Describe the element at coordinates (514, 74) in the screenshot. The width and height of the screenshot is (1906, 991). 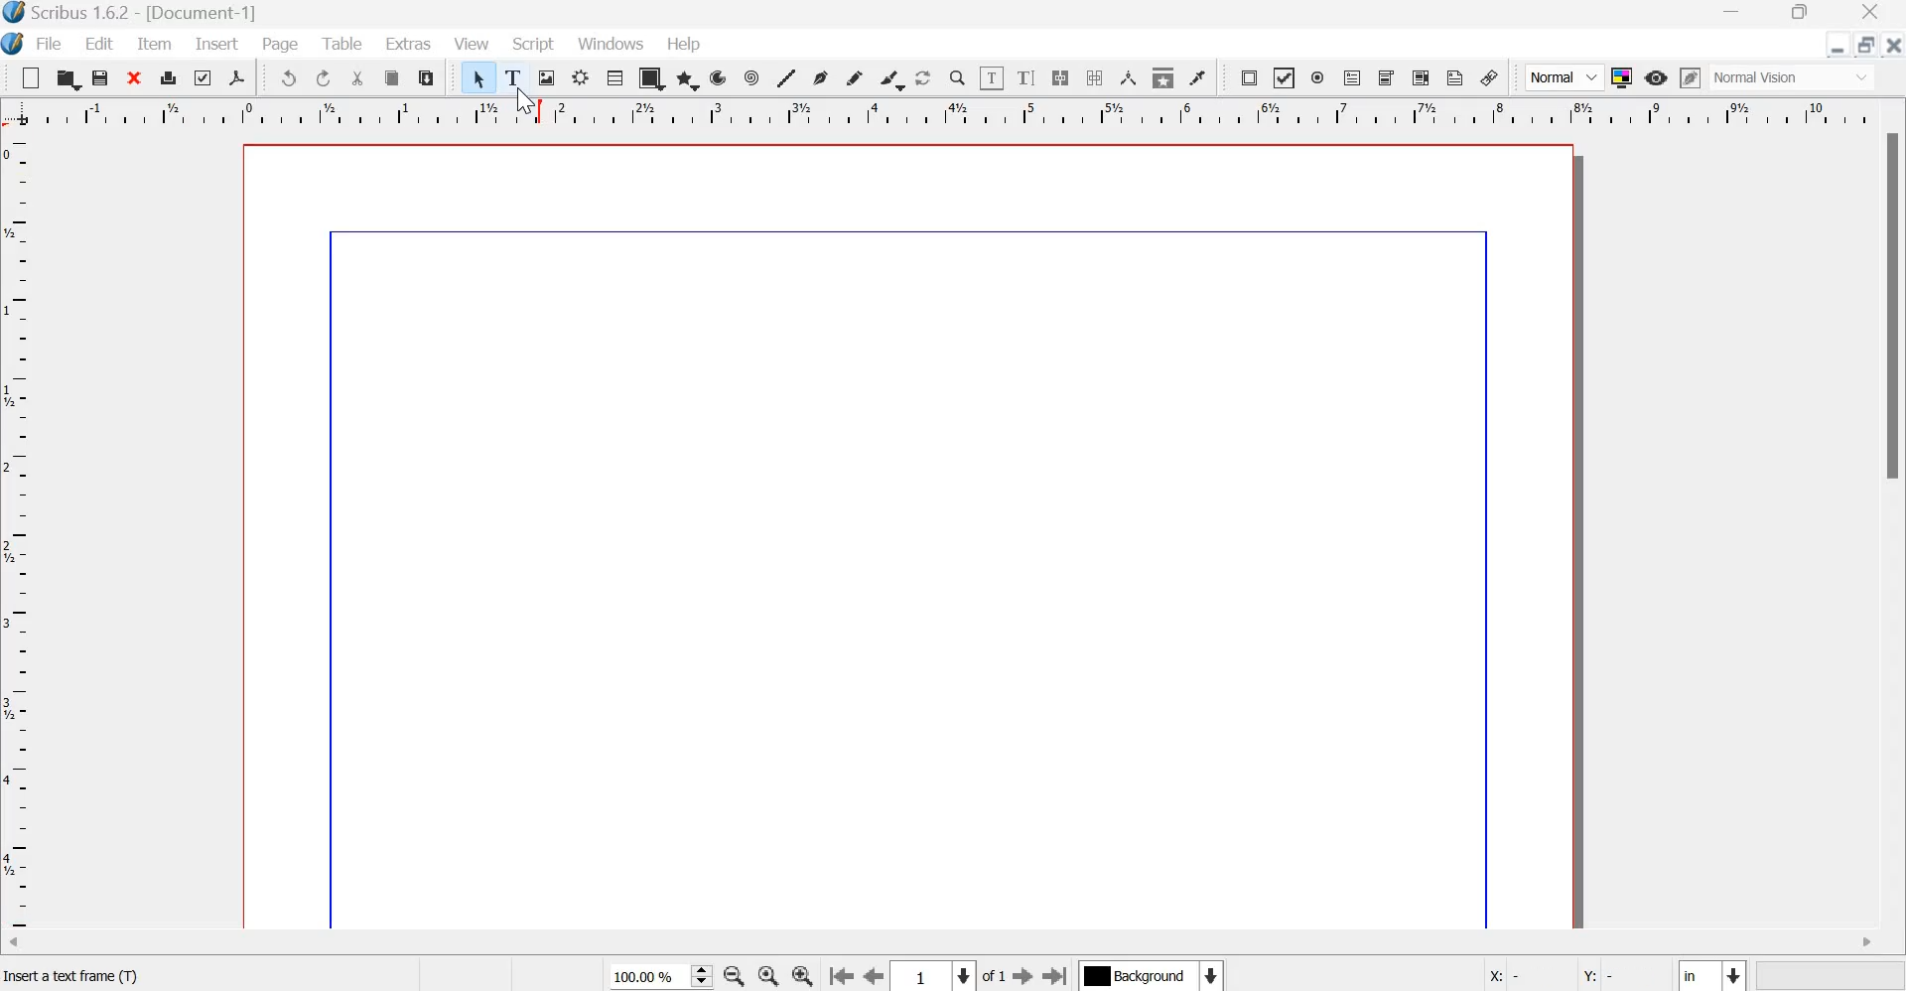
I see `text frame` at that location.